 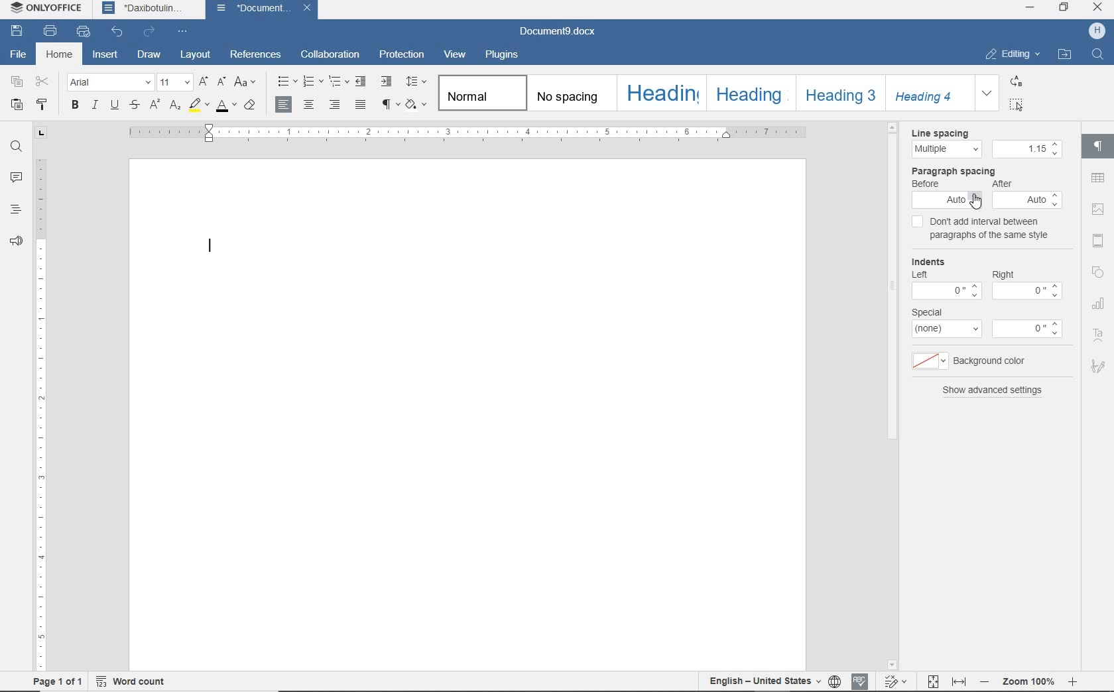 What do you see at coordinates (314, 82) in the screenshot?
I see `numbering` at bounding box center [314, 82].